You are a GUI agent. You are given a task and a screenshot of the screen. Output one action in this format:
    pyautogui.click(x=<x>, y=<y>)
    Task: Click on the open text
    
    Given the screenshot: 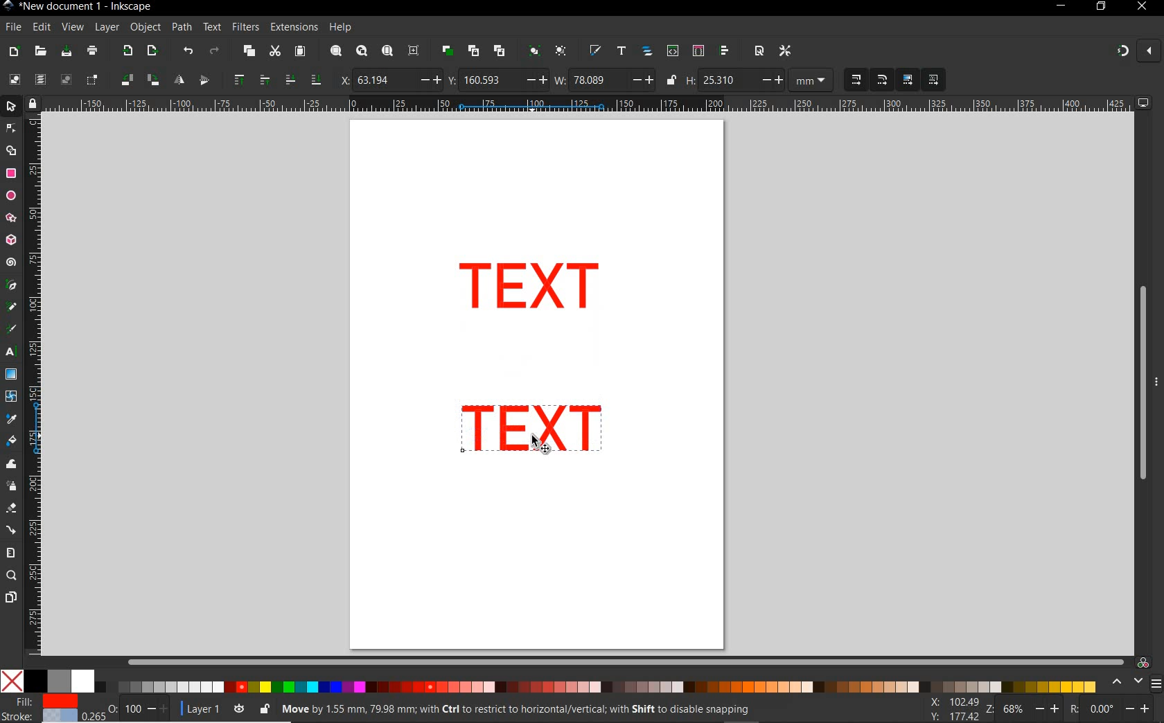 What is the action you would take?
    pyautogui.click(x=621, y=52)
    